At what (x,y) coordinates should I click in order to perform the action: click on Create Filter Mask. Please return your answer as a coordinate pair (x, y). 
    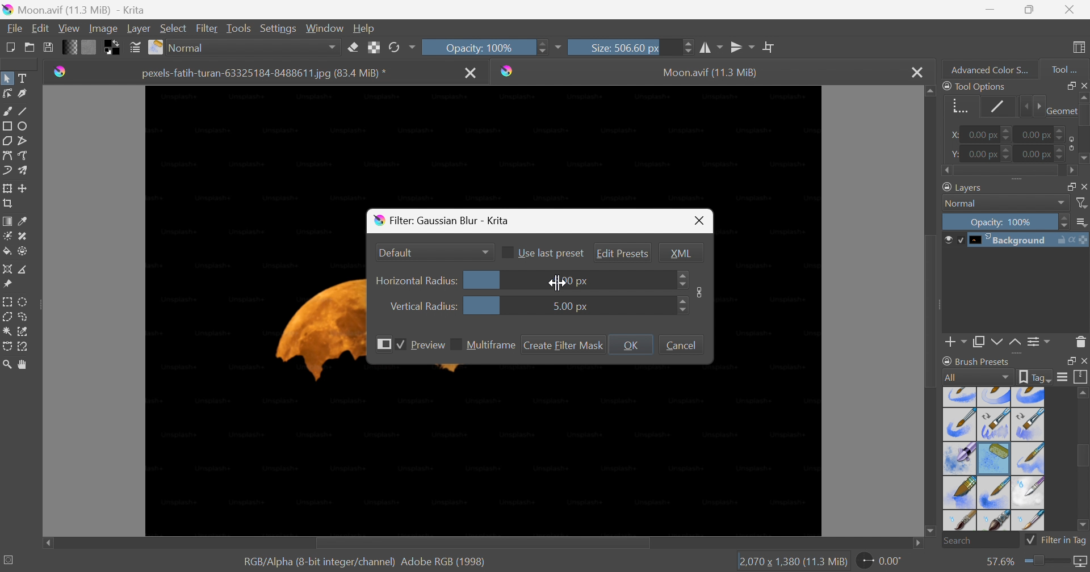
    Looking at the image, I should click on (564, 345).